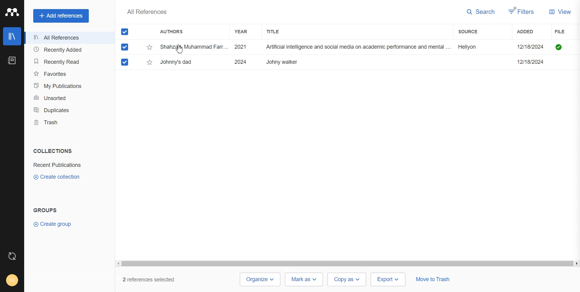  What do you see at coordinates (68, 86) in the screenshot?
I see `My Publication` at bounding box center [68, 86].